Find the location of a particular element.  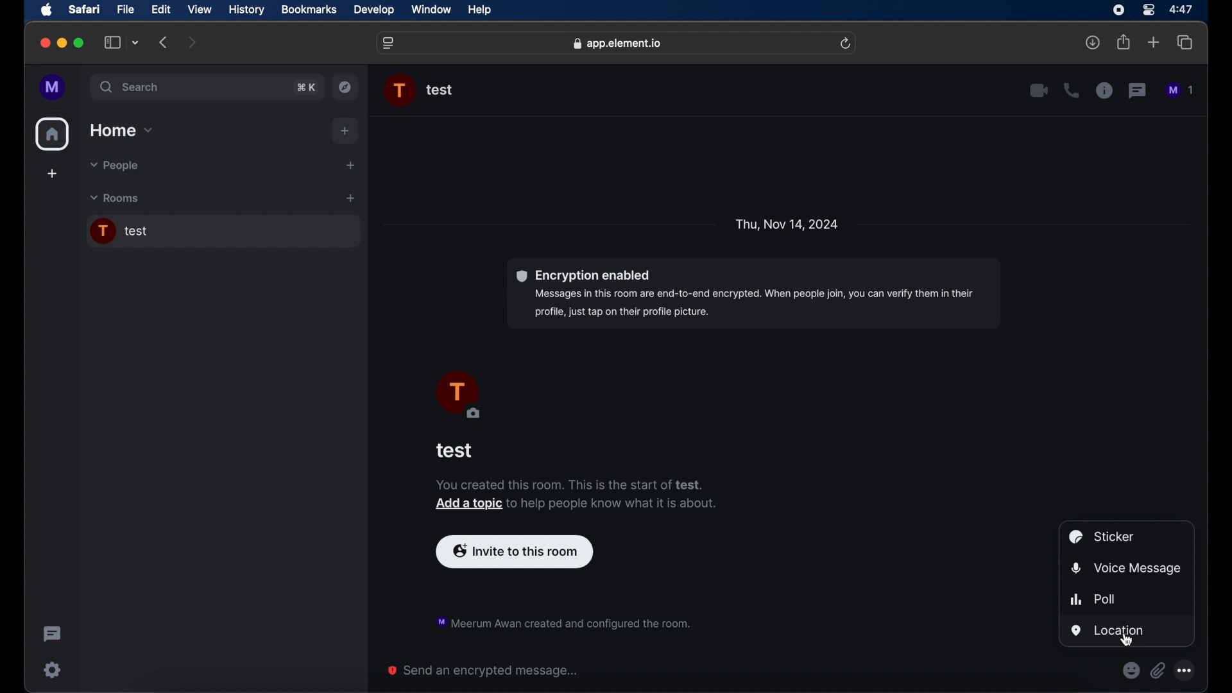

view is located at coordinates (200, 9).